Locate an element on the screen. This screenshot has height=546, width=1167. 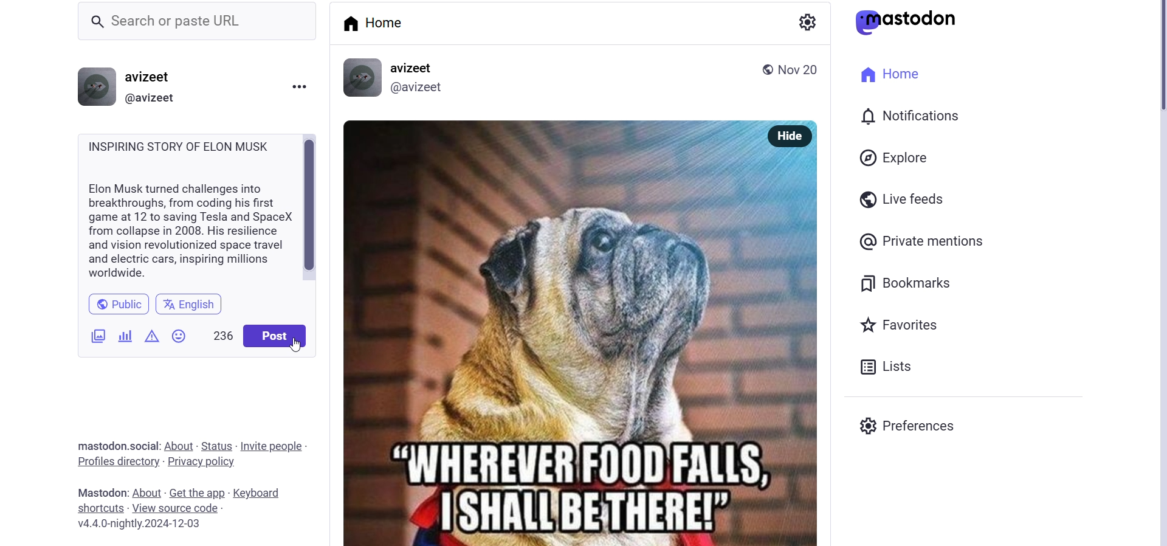
Invite people is located at coordinates (273, 445).